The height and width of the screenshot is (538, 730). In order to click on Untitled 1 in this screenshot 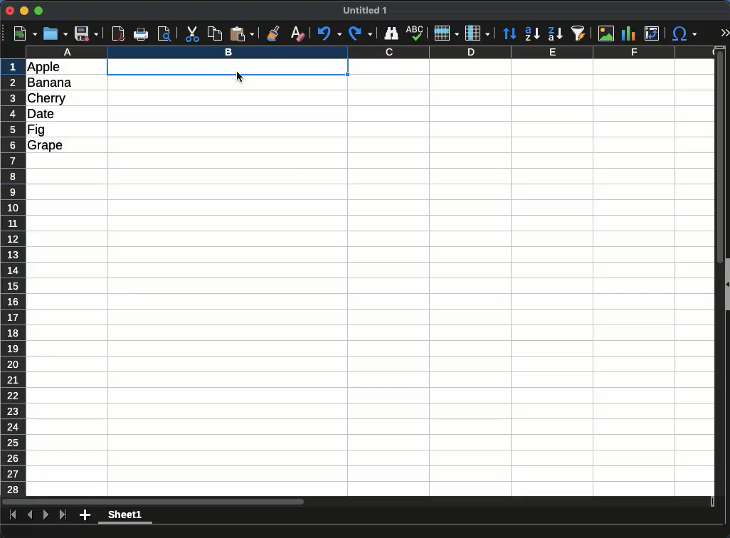, I will do `click(365, 10)`.